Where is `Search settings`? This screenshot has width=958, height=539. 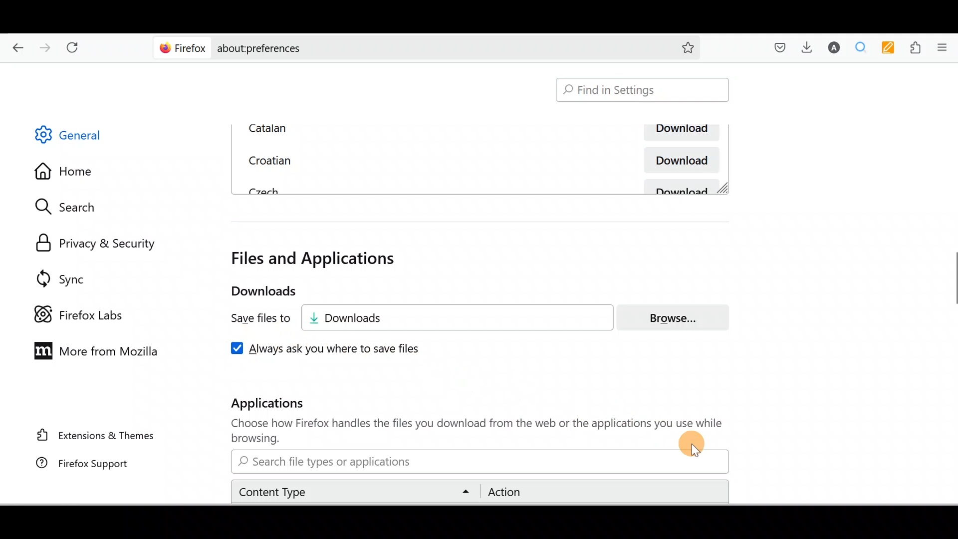
Search settings is located at coordinates (74, 207).